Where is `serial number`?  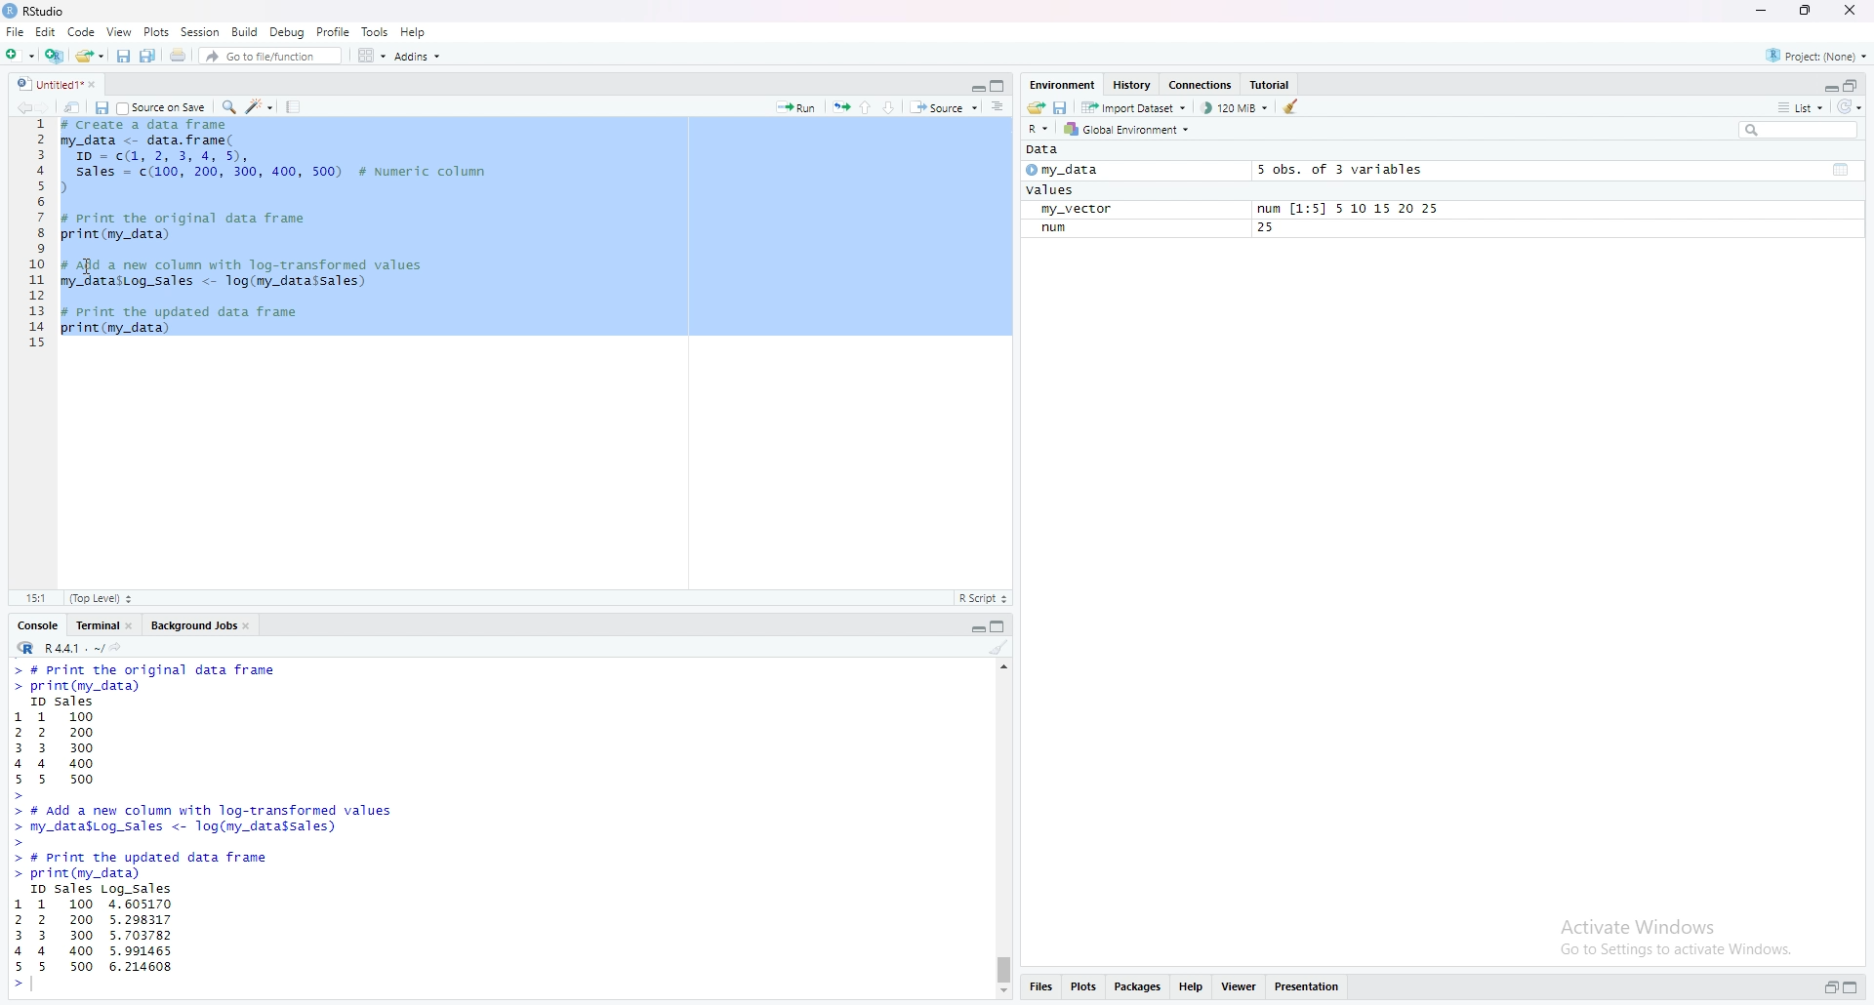
serial number is located at coordinates (32, 240).